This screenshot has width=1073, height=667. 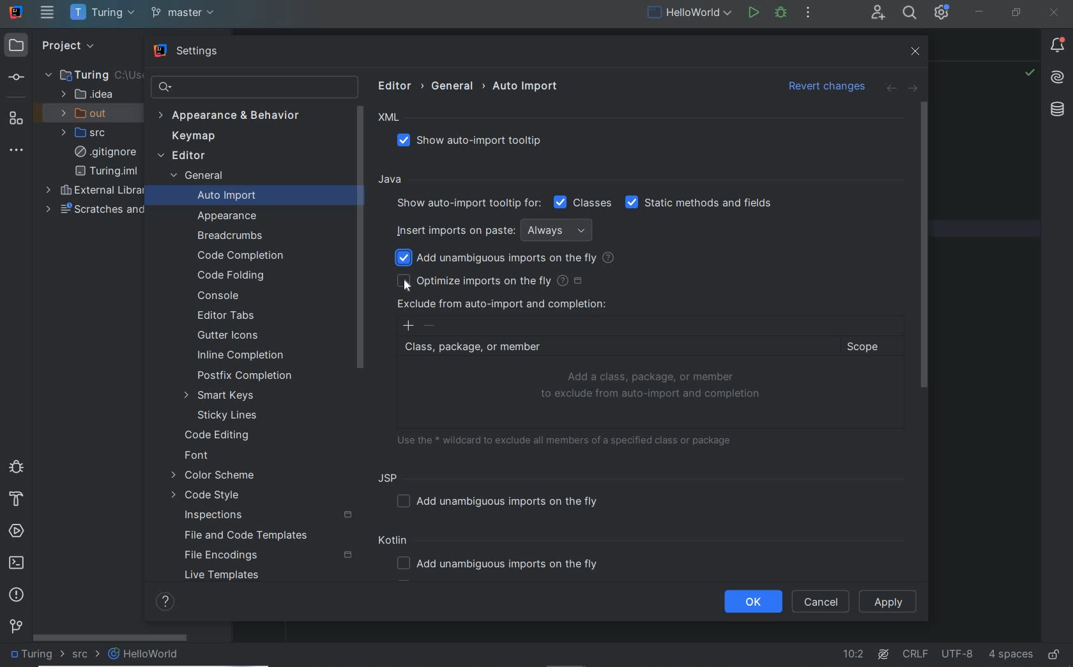 What do you see at coordinates (88, 133) in the screenshot?
I see `src` at bounding box center [88, 133].